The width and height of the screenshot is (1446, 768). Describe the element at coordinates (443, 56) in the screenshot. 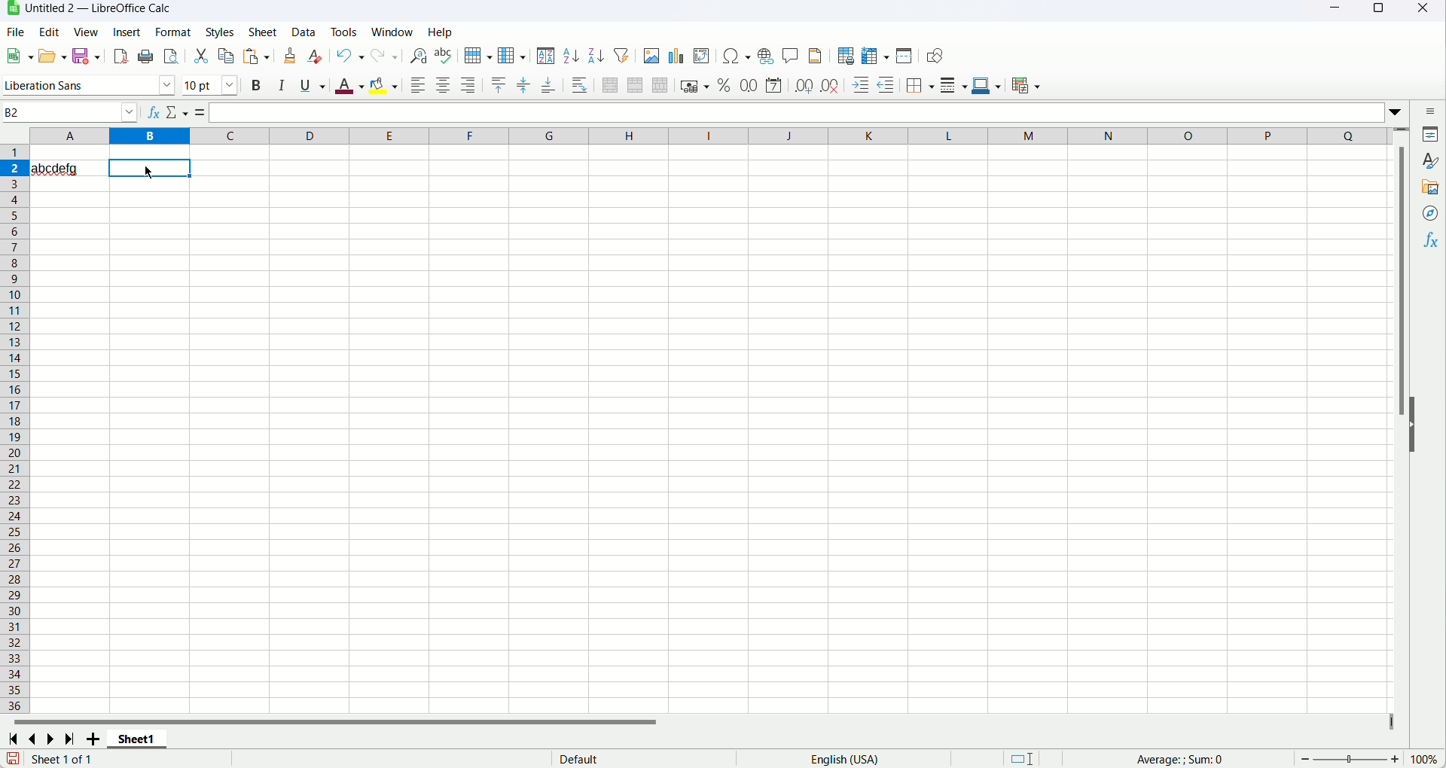

I see `spelling` at that location.